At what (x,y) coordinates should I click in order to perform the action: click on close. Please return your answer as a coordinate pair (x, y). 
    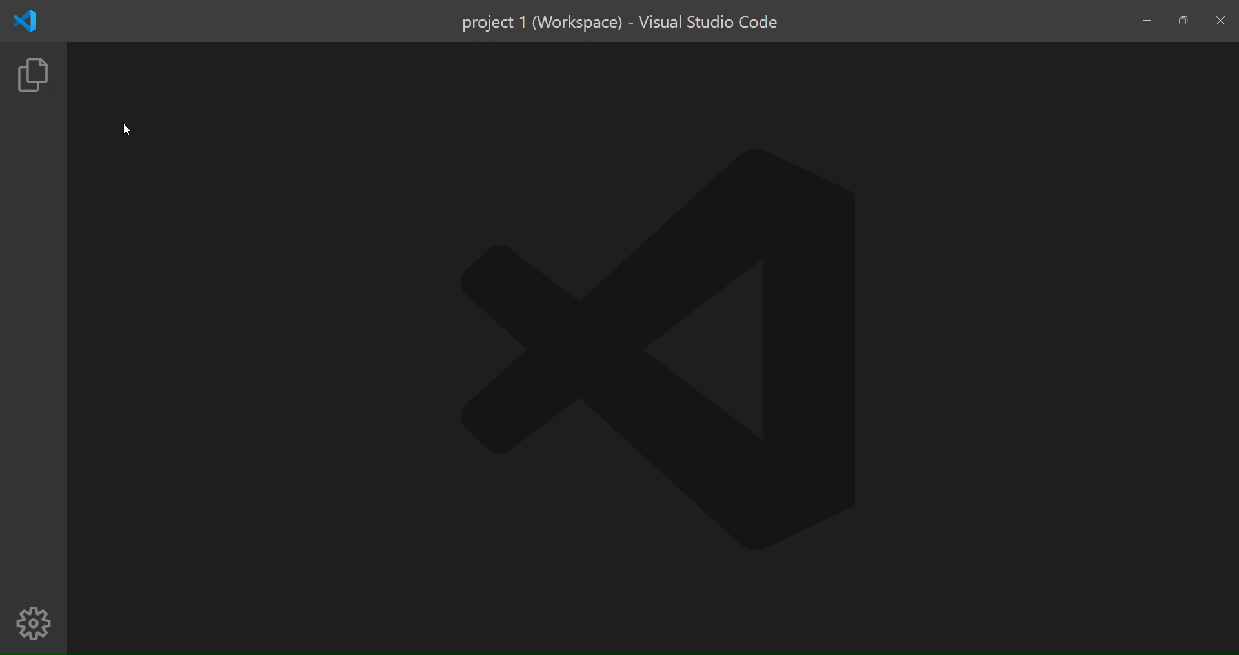
    Looking at the image, I should click on (1222, 22).